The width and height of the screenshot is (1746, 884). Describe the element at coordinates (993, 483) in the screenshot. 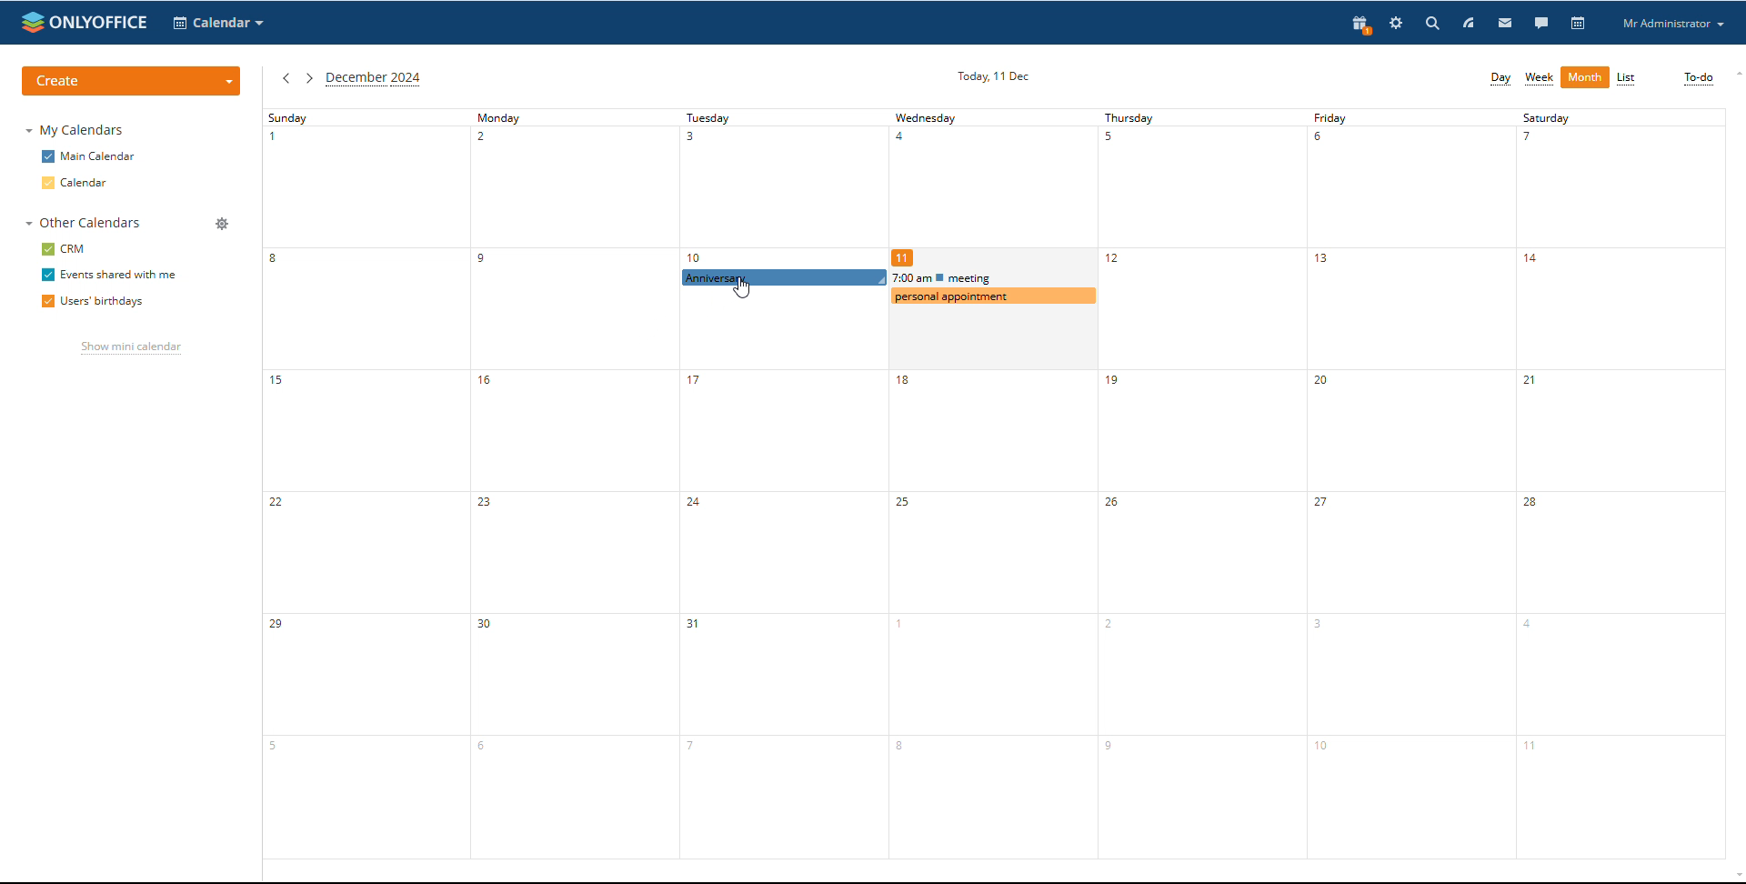

I see `wednesday` at that location.